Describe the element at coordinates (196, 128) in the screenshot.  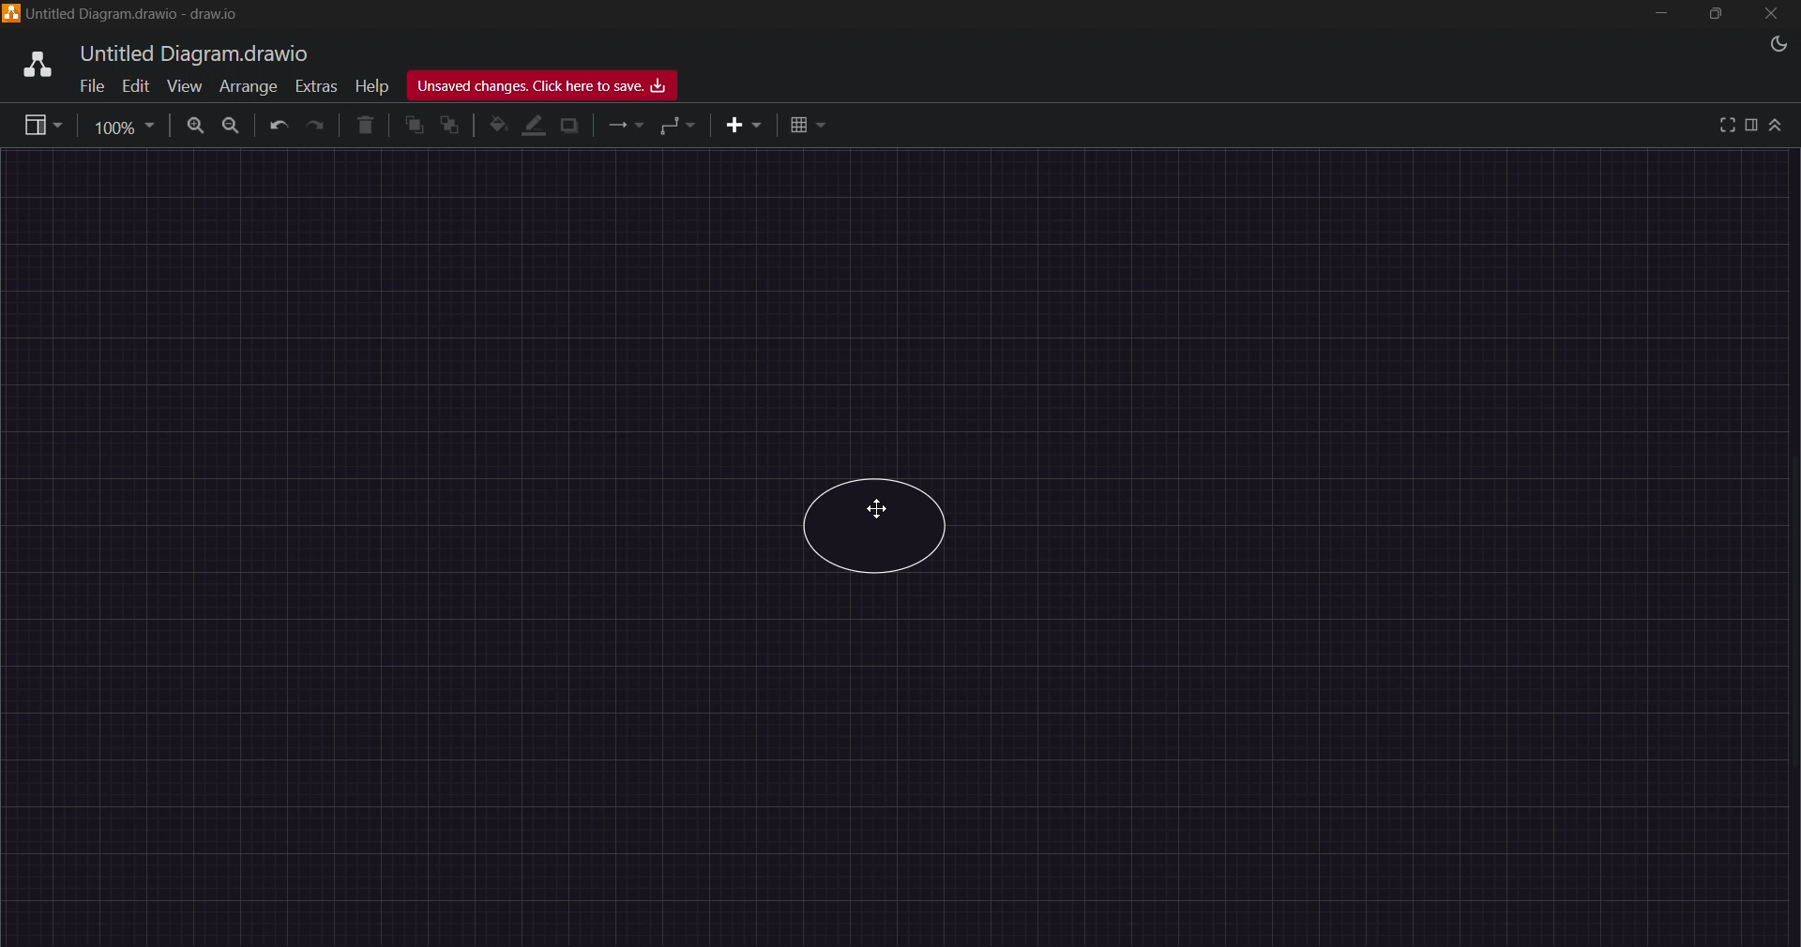
I see `zoom in` at that location.